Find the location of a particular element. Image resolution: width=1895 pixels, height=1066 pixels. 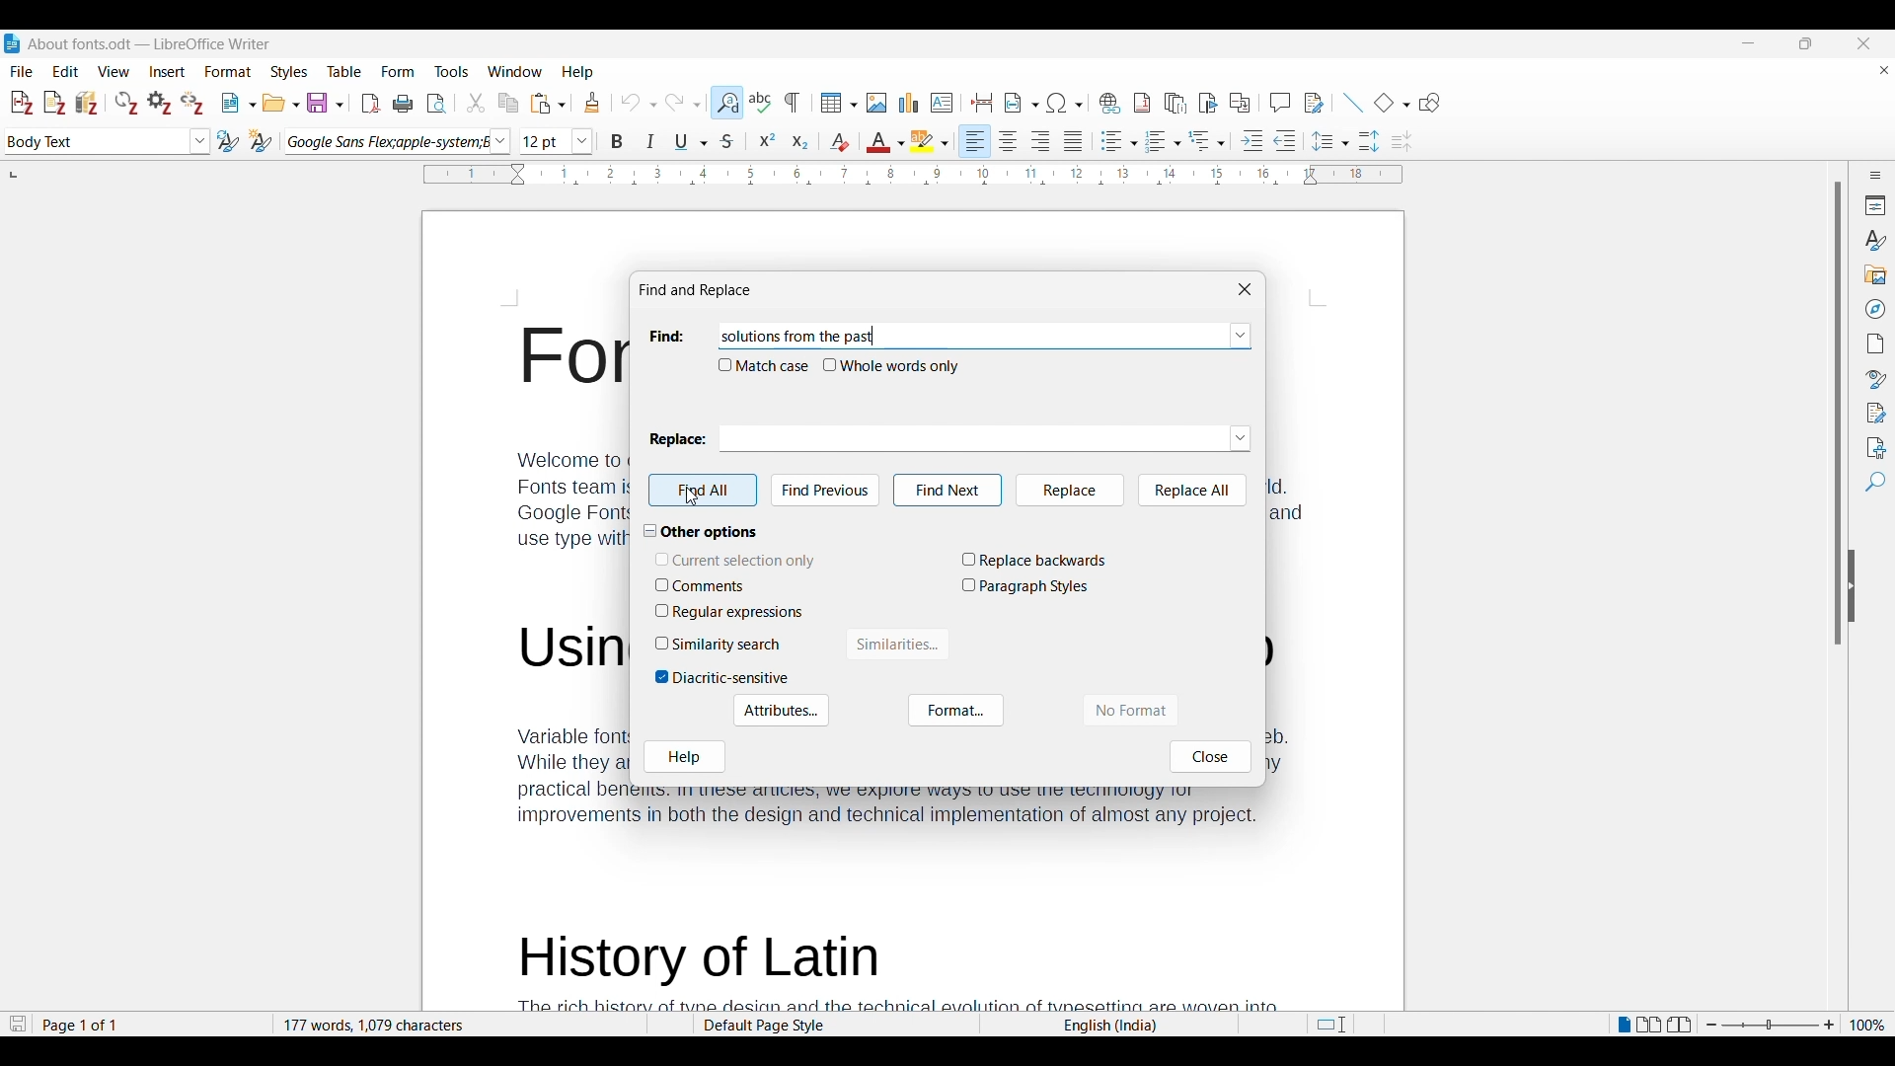

Redo is located at coordinates (682, 101).